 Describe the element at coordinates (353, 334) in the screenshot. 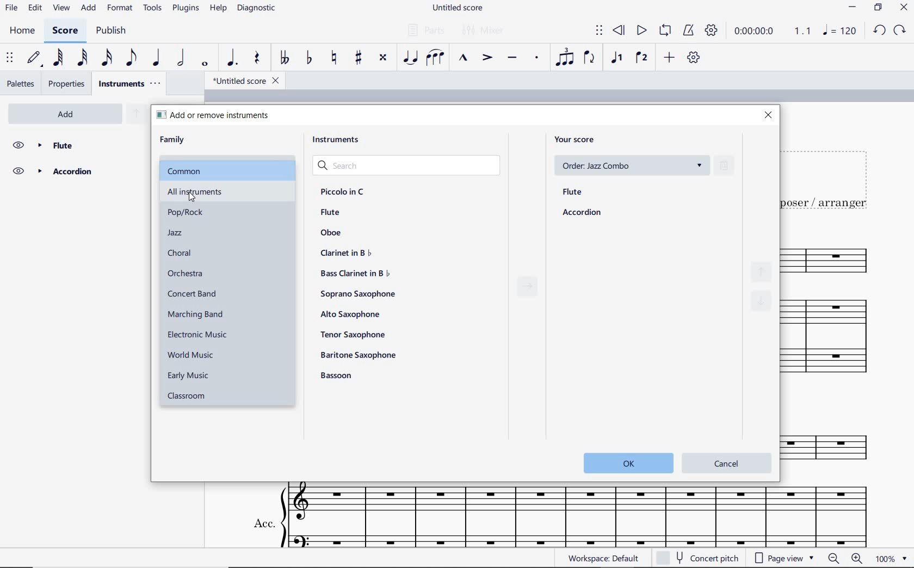

I see `Tenor Saxophone` at that location.